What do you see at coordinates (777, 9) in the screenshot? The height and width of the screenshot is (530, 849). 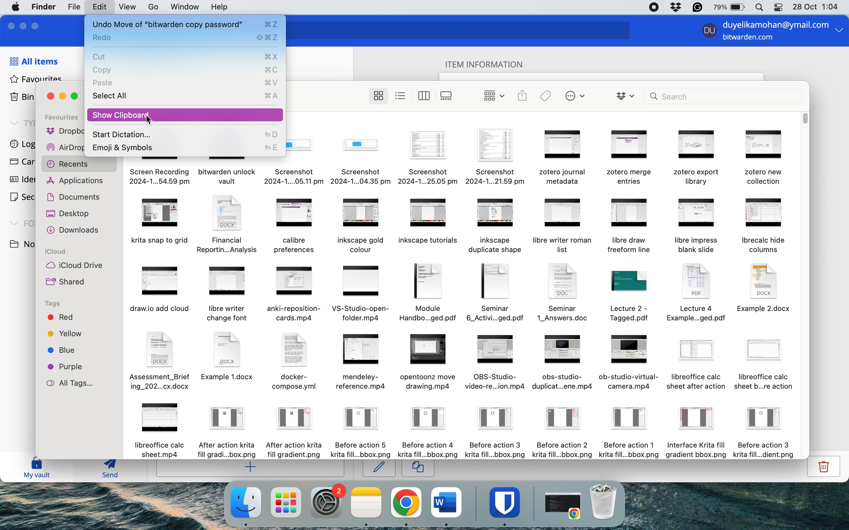 I see `control center` at bounding box center [777, 9].